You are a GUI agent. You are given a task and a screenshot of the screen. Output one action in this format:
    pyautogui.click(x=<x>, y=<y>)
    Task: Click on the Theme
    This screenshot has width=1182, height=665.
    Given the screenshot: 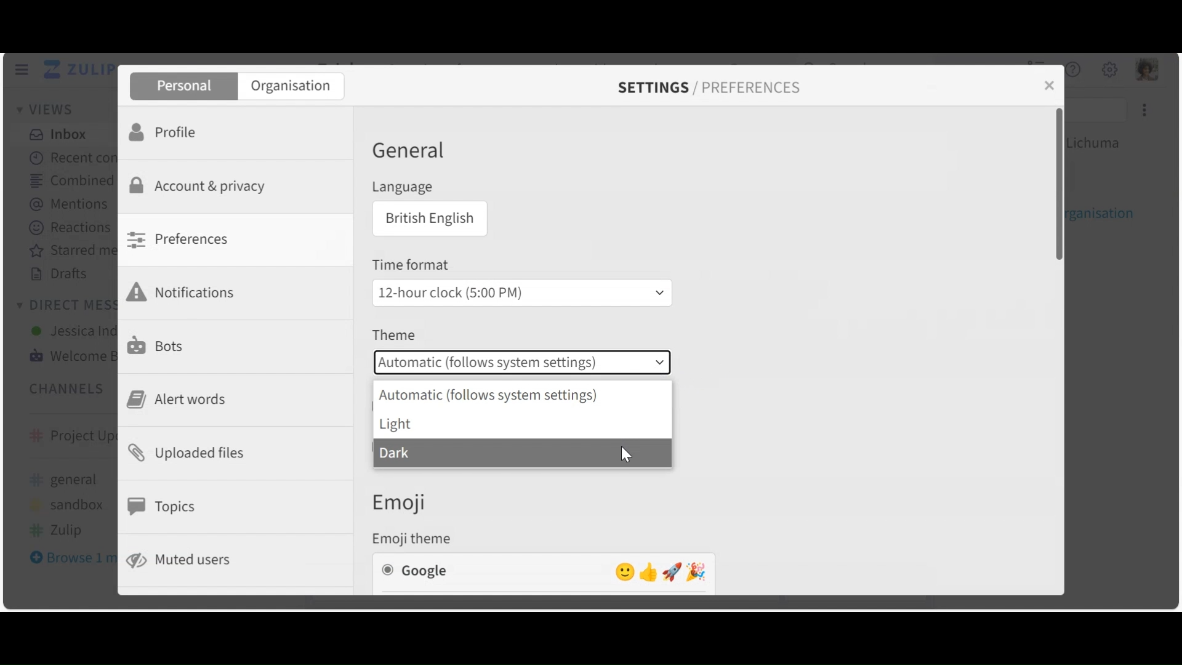 What is the action you would take?
    pyautogui.click(x=393, y=336)
    